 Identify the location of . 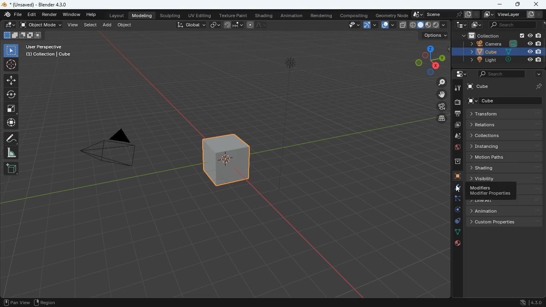
(538, 86).